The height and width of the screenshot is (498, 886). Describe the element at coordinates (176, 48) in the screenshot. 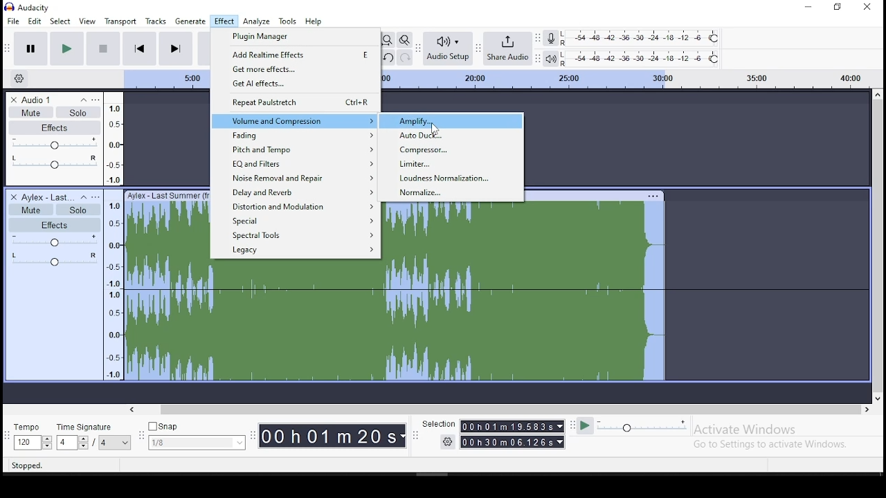

I see `skip to end` at that location.